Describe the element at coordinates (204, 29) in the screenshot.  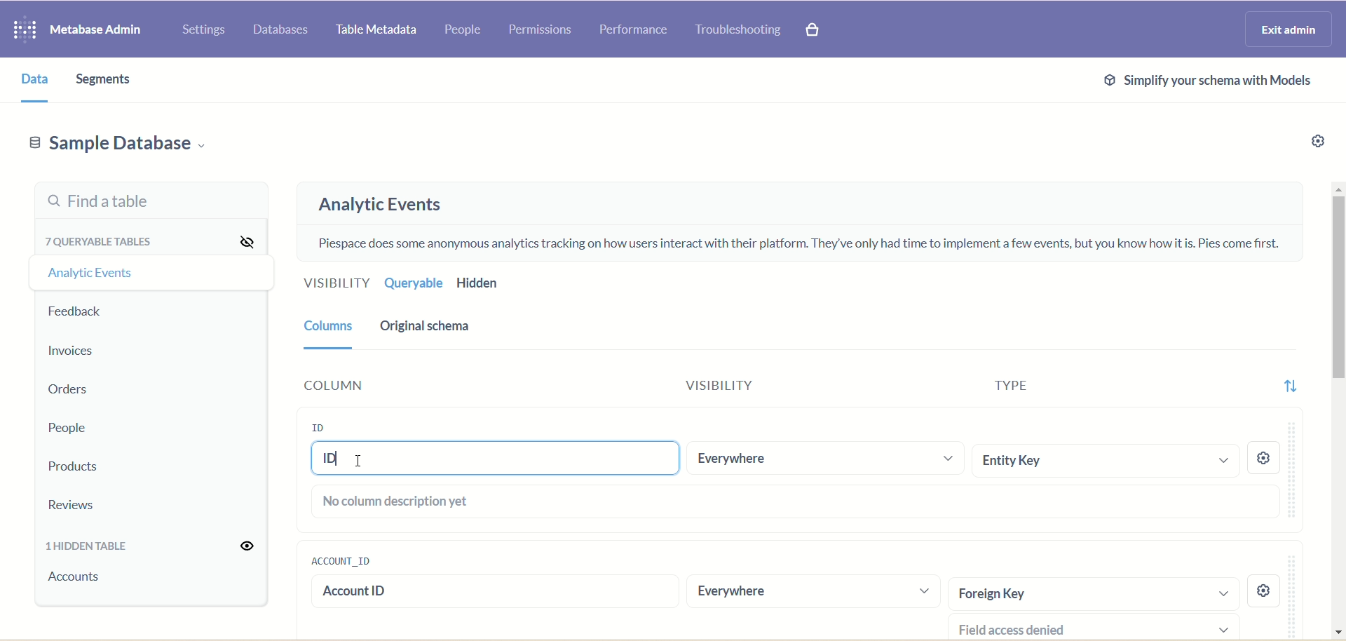
I see `Settings` at that location.